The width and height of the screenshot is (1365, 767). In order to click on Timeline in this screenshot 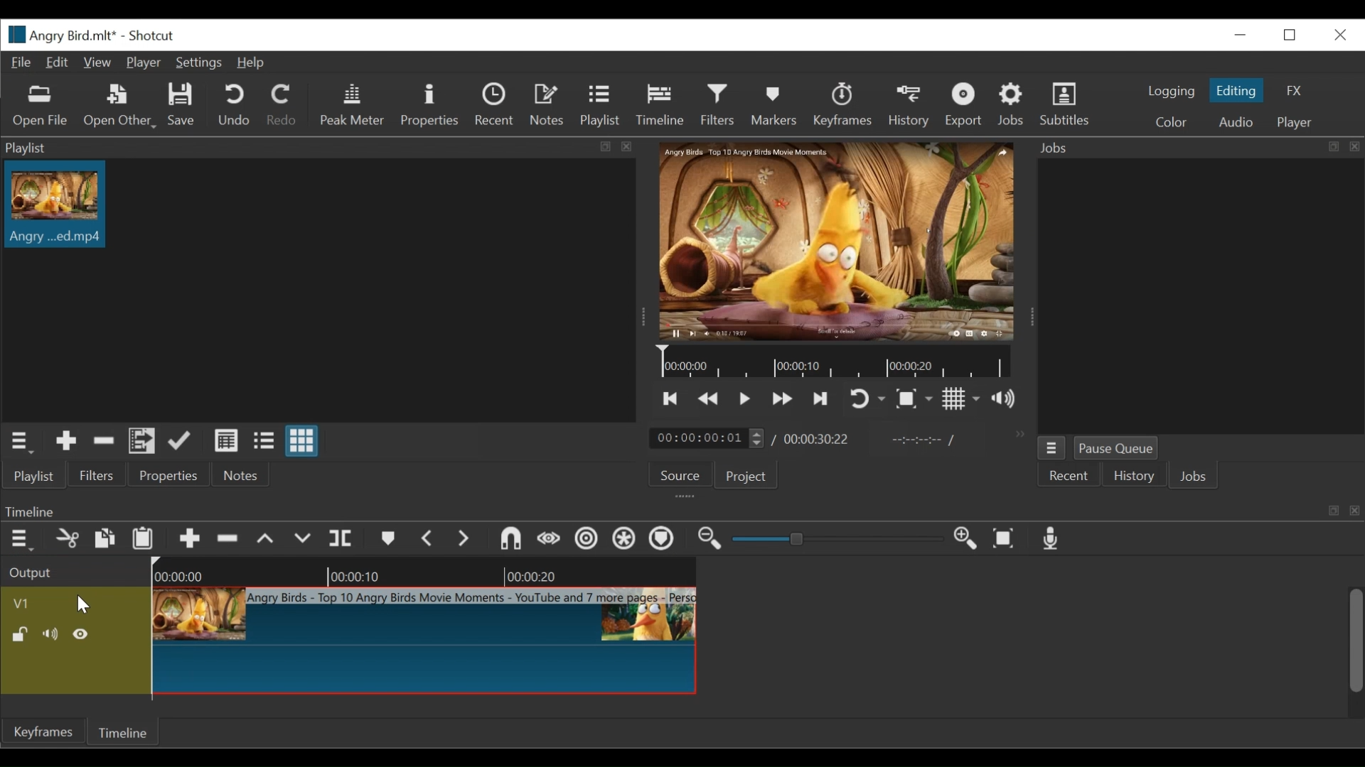, I will do `click(126, 734)`.